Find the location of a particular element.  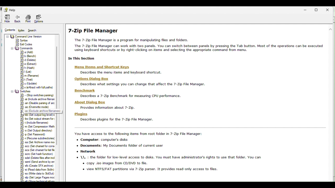

&] d (Delete) is located at coordinates (29, 60).